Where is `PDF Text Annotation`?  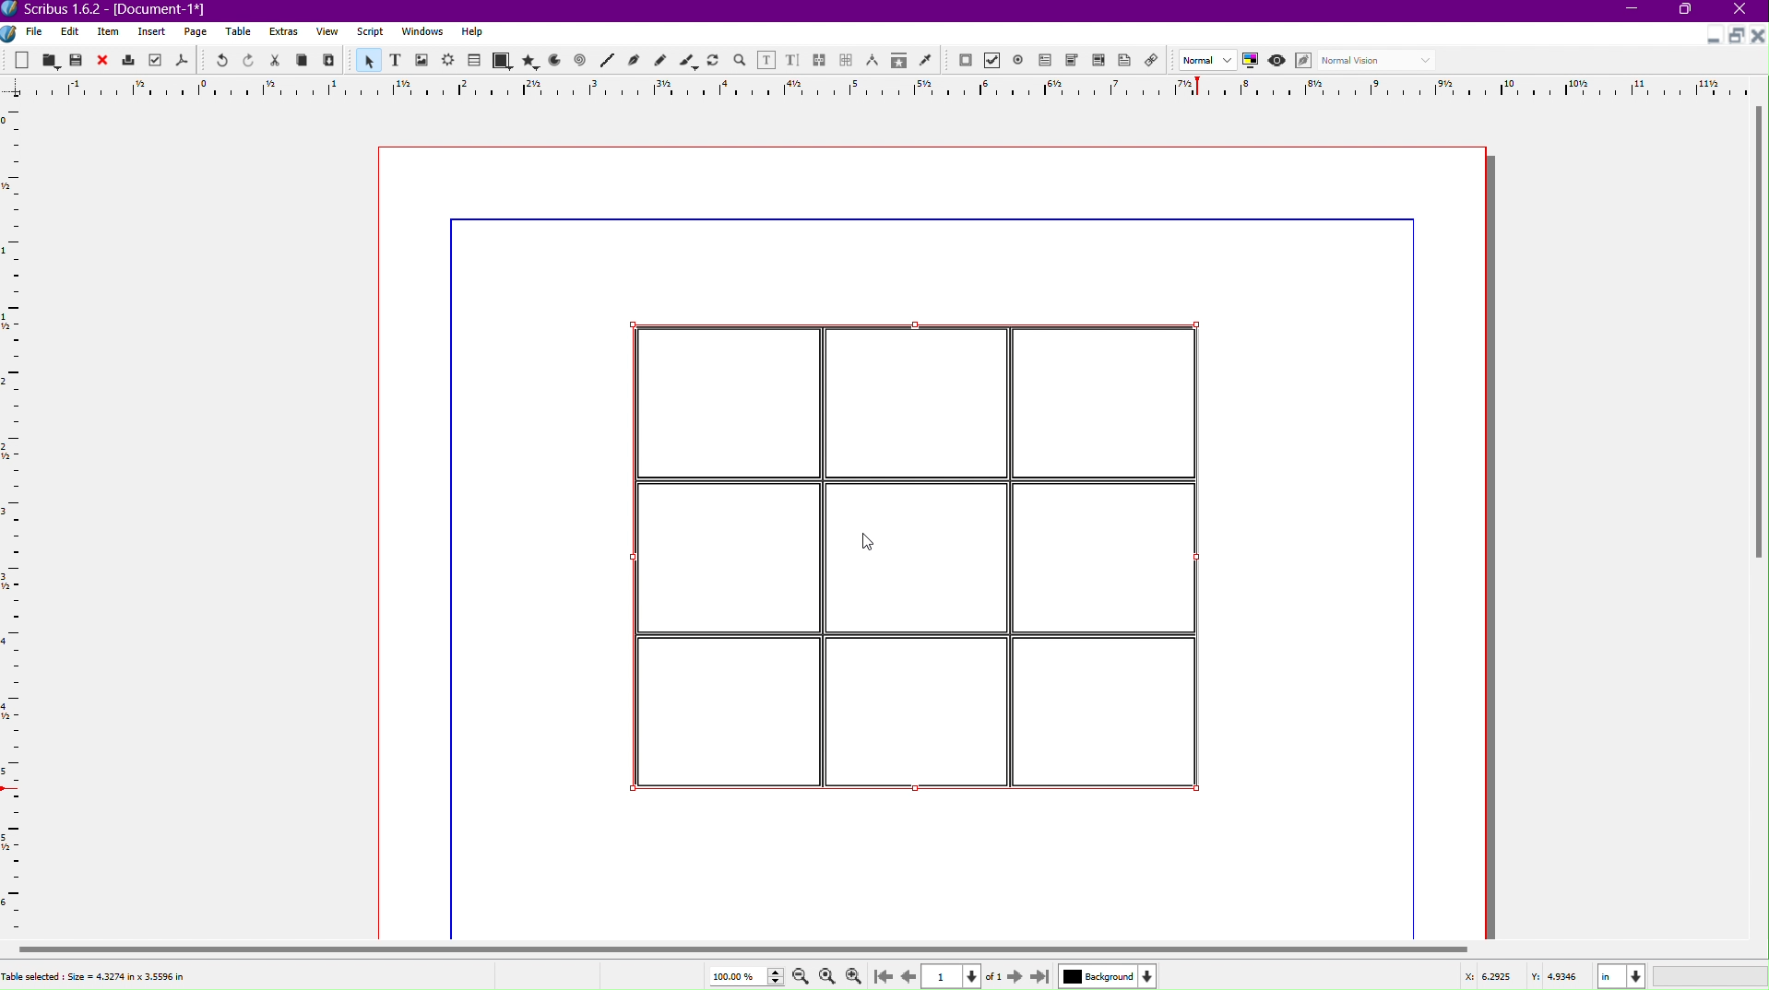 PDF Text Annotation is located at coordinates (1128, 63).